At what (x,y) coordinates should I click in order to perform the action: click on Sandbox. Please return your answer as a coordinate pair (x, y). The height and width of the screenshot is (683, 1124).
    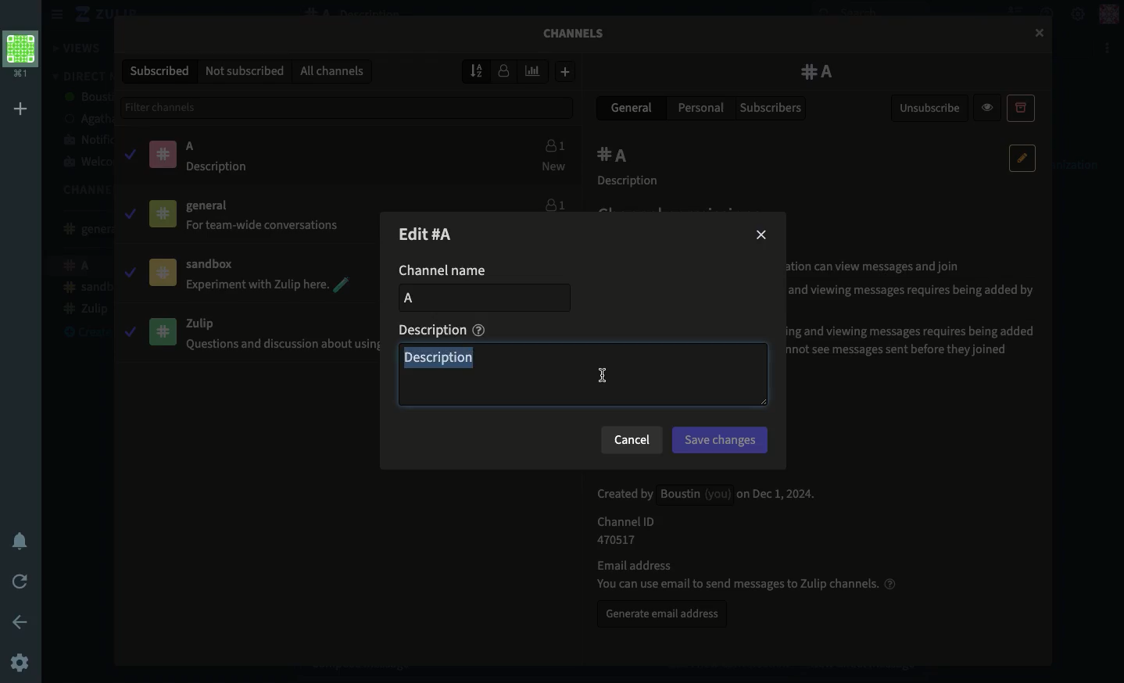
    Looking at the image, I should click on (246, 277).